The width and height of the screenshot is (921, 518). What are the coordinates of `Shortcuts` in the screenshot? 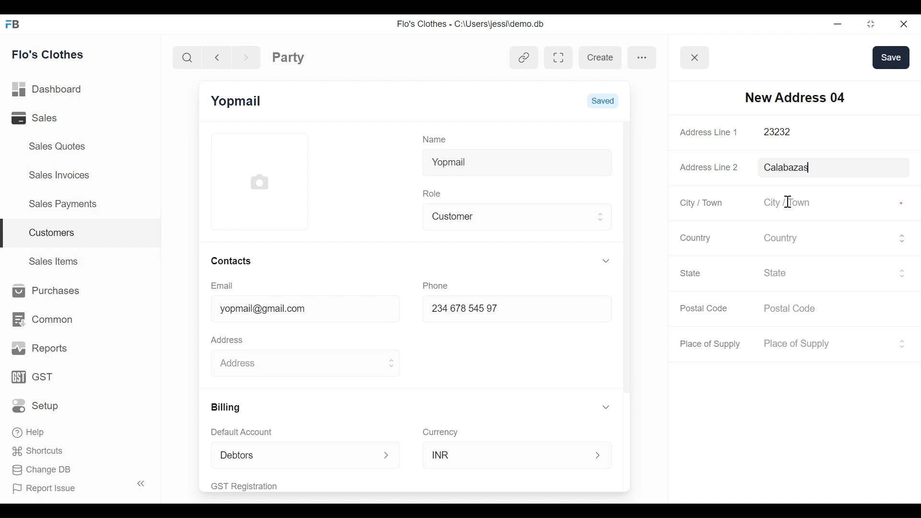 It's located at (35, 450).